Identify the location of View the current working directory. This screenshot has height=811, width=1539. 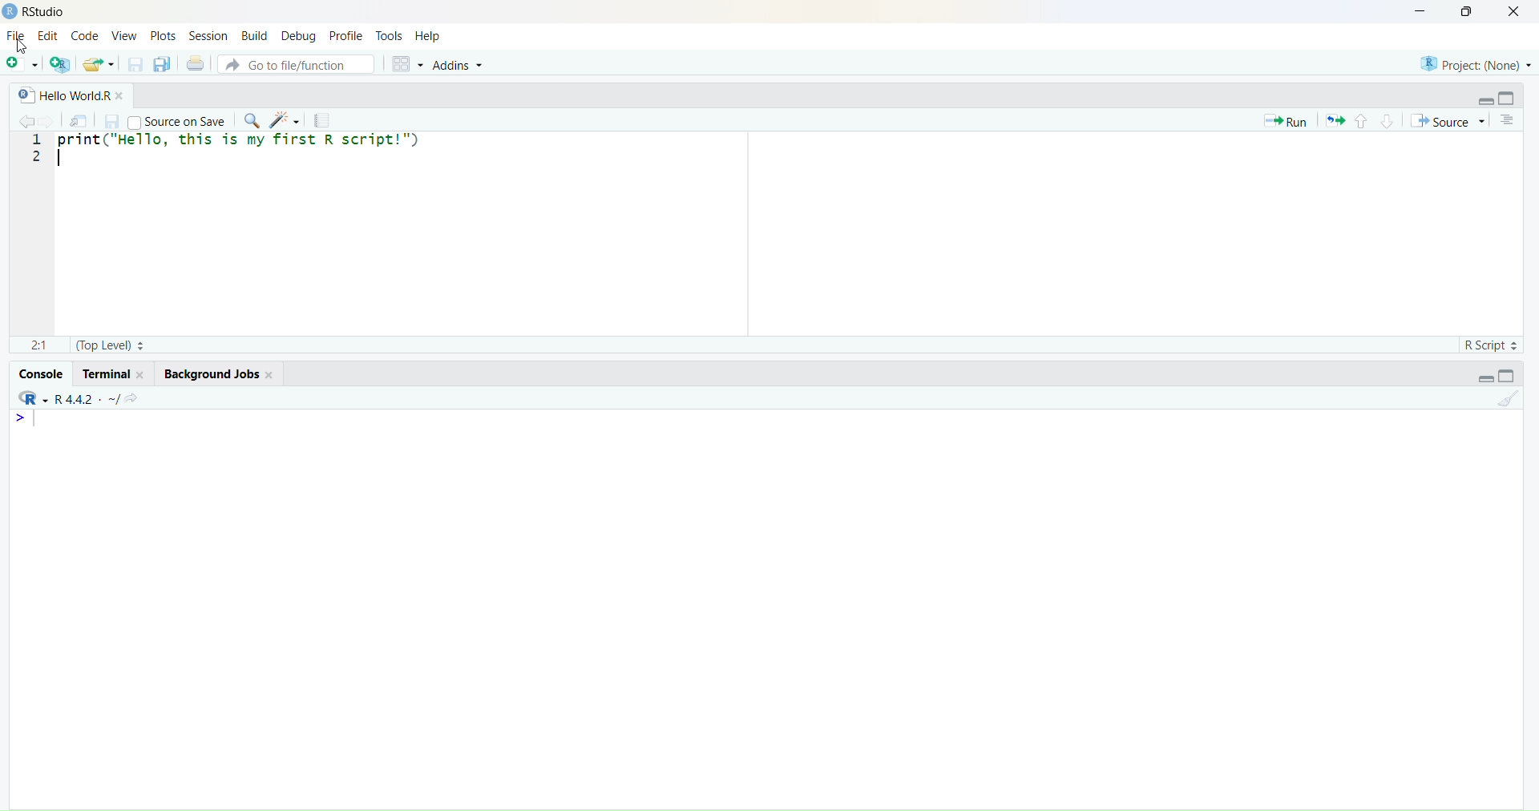
(136, 396).